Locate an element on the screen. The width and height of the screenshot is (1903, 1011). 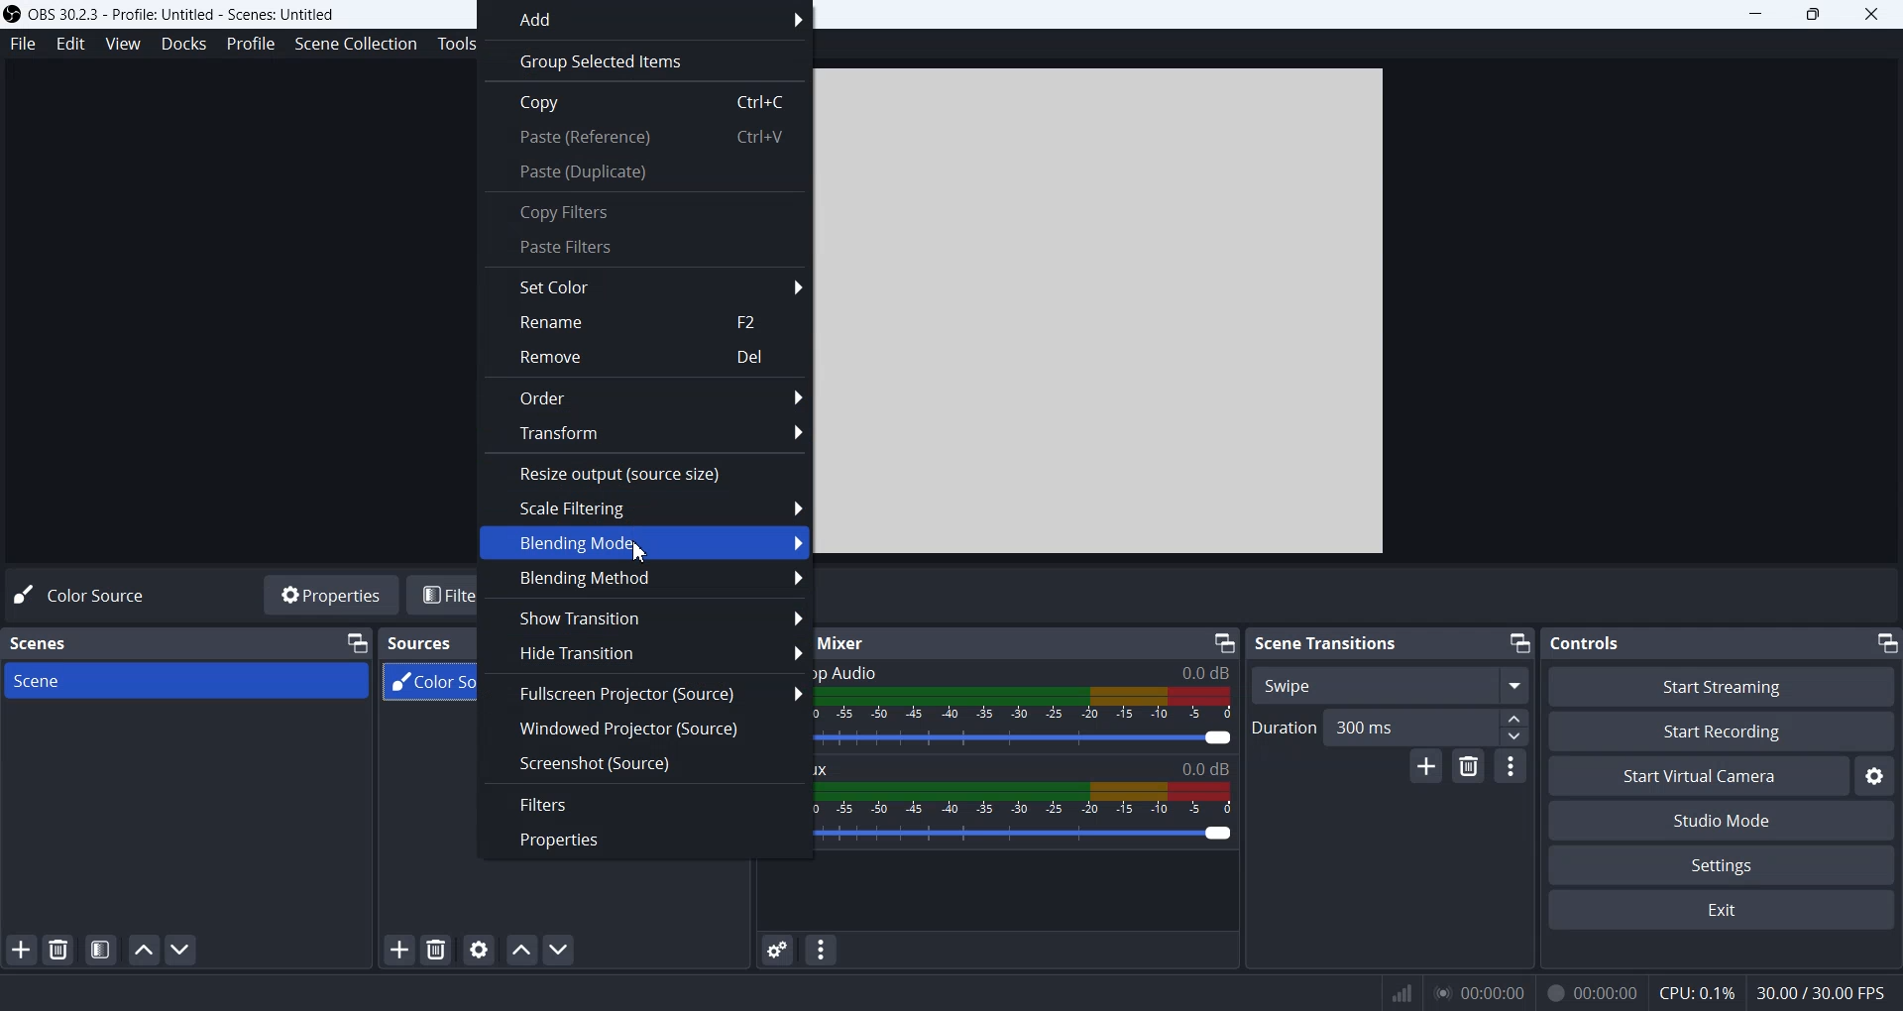
300 ms is located at coordinates (1427, 727).